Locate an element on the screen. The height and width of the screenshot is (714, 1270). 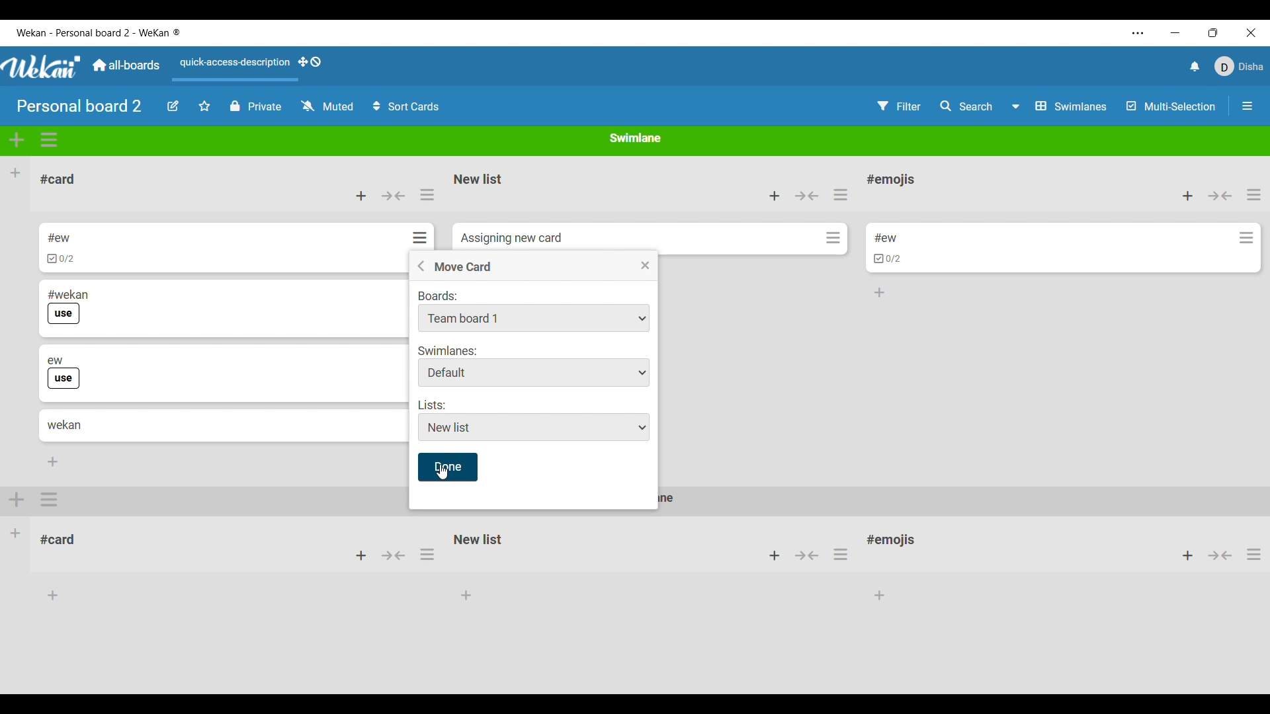
Card actions is located at coordinates (833, 237).